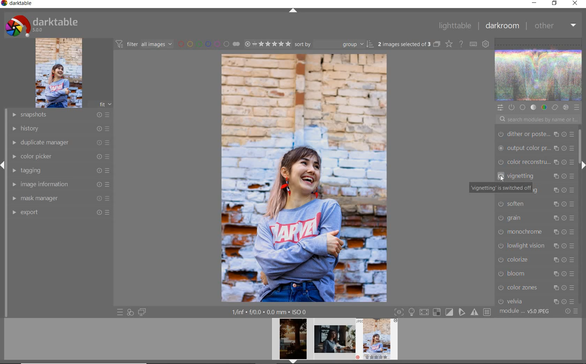 The width and height of the screenshot is (586, 364). Describe the element at coordinates (17, 4) in the screenshot. I see `system name` at that location.